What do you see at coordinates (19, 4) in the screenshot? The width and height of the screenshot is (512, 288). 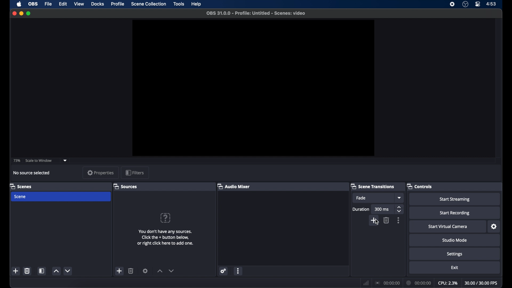 I see `apple icon` at bounding box center [19, 4].